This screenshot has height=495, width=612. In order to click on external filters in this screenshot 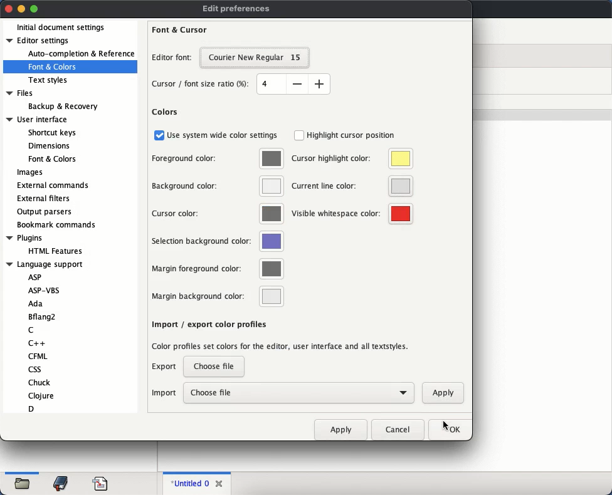, I will do `click(46, 199)`.